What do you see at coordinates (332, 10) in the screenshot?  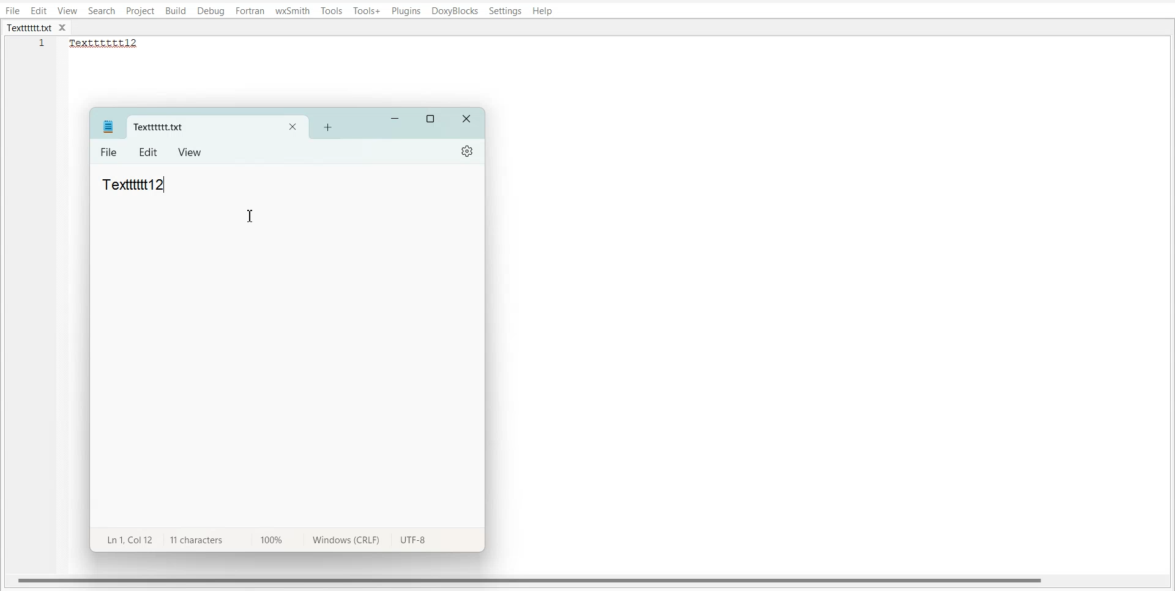 I see `Tools` at bounding box center [332, 10].